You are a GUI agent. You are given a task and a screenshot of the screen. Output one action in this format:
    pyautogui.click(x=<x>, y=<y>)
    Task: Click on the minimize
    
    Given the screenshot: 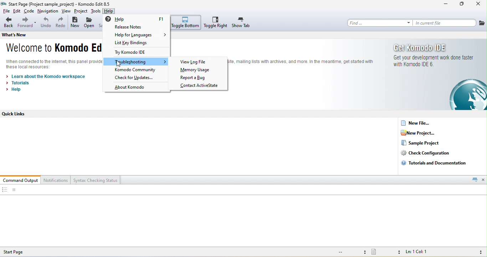 What is the action you would take?
    pyautogui.click(x=446, y=5)
    